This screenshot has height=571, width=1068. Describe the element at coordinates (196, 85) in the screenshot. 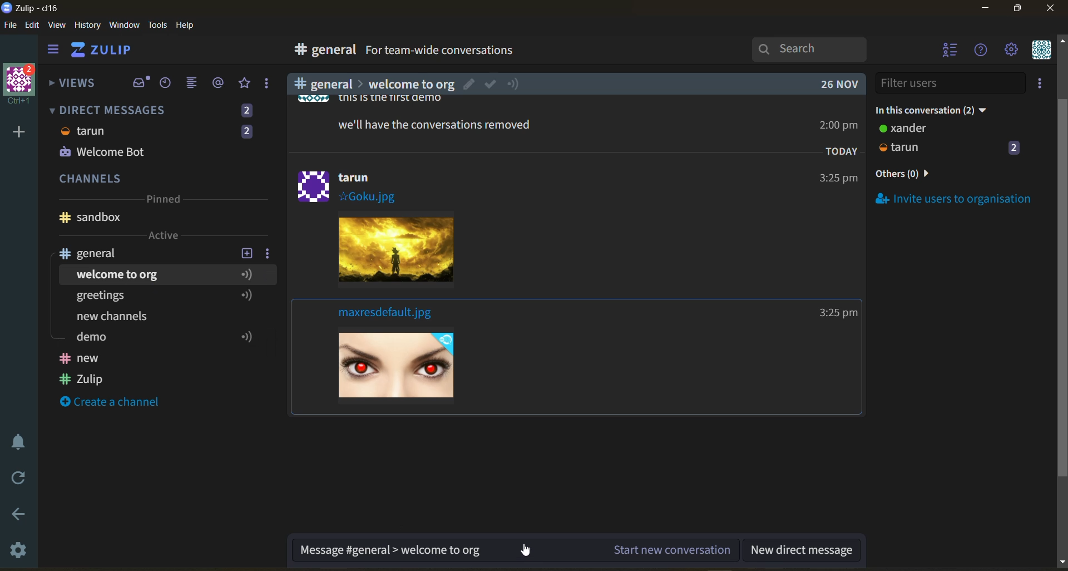

I see `combined feed` at that location.